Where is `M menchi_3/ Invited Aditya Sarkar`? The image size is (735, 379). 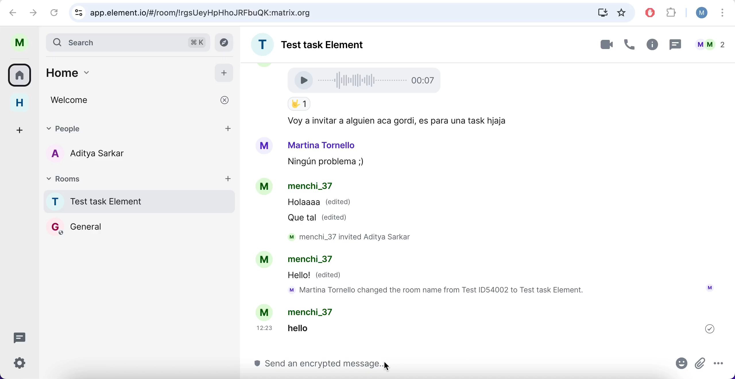 M menchi_3/ Invited Aditya Sarkar is located at coordinates (355, 237).